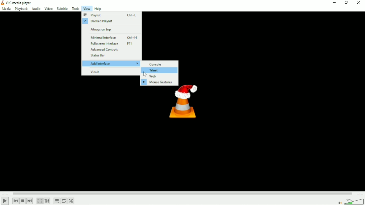  What do you see at coordinates (158, 82) in the screenshot?
I see `Mouse gestures` at bounding box center [158, 82].